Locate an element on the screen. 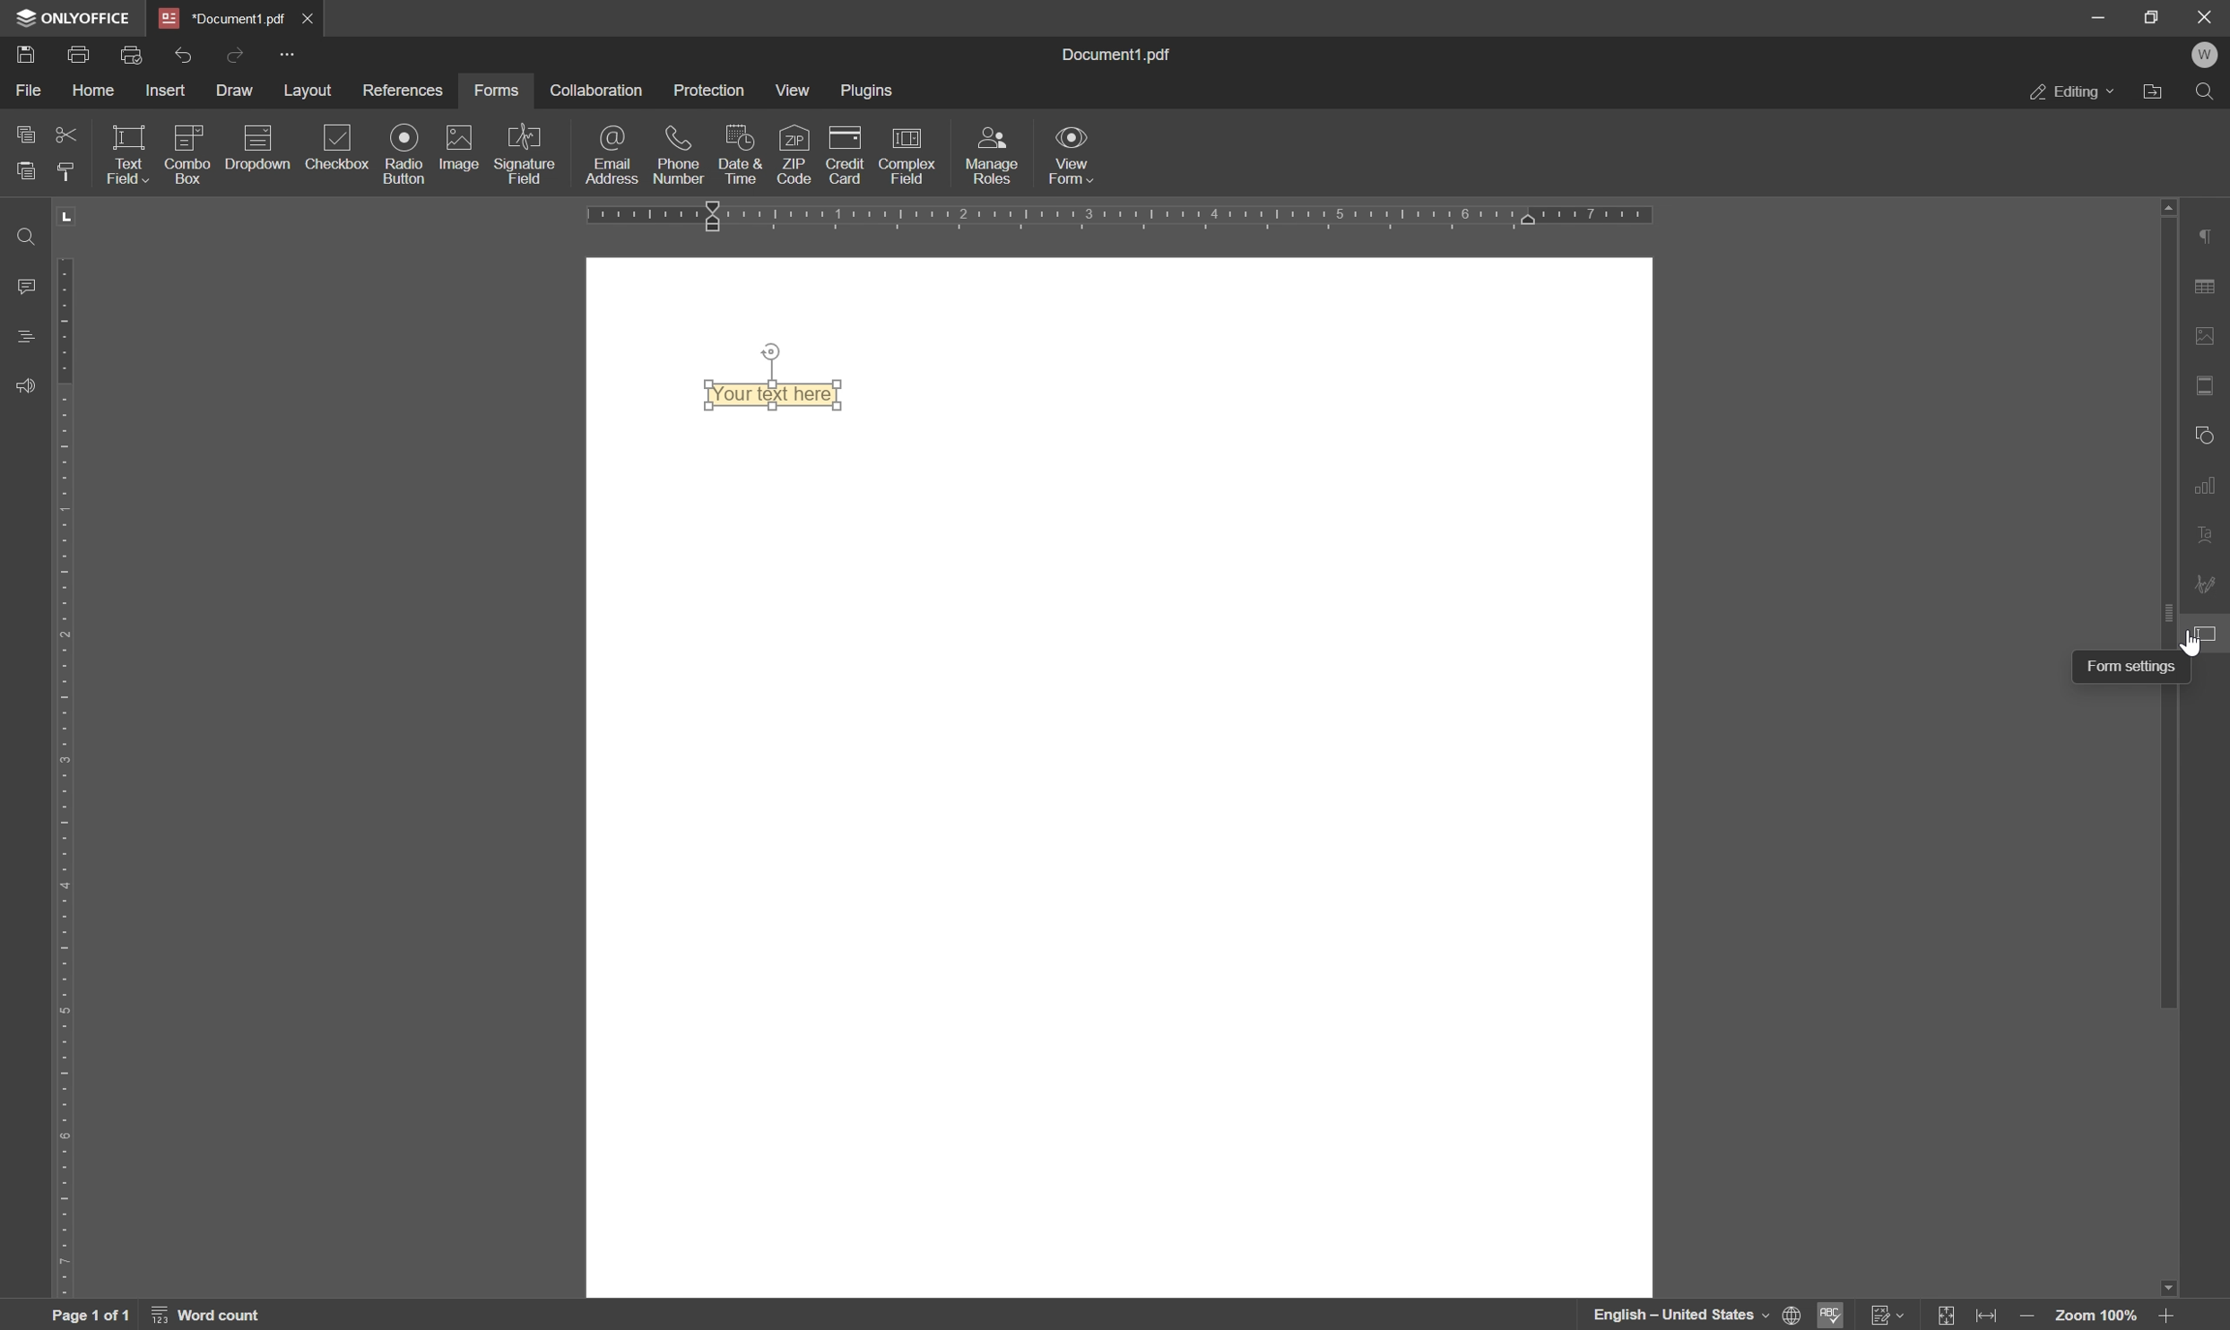 The width and height of the screenshot is (2230, 1330). ruler is located at coordinates (71, 750).